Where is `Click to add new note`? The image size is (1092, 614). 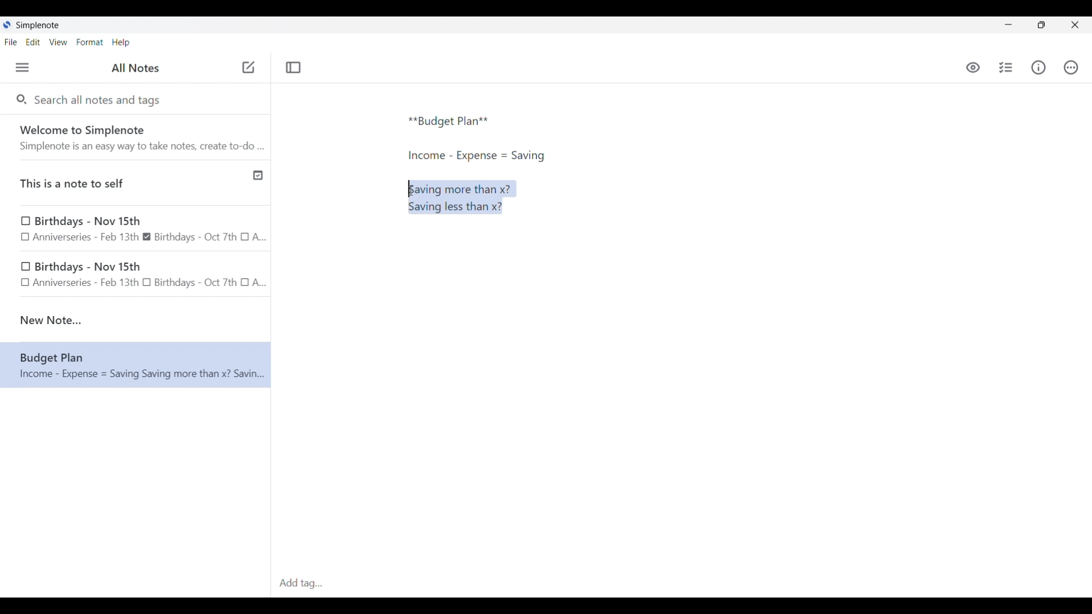
Click to add new note is located at coordinates (249, 67).